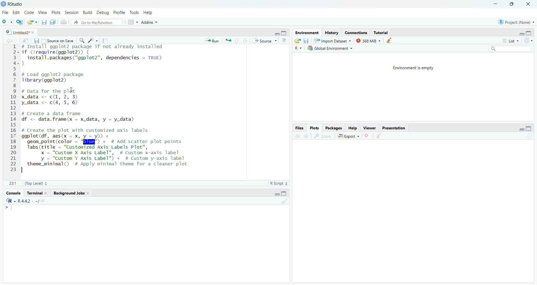  Describe the element at coordinates (20, 22) in the screenshot. I see `add script` at that location.